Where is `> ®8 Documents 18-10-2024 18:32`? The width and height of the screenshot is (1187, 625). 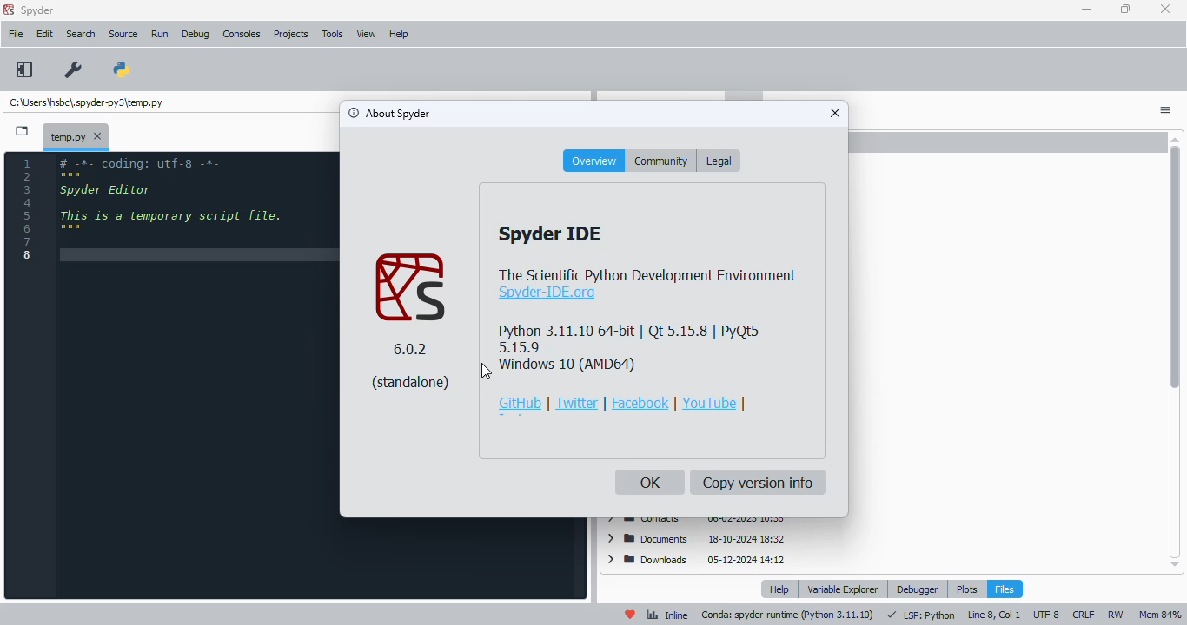 > ®8 Documents 18-10-2024 18:32 is located at coordinates (695, 538).